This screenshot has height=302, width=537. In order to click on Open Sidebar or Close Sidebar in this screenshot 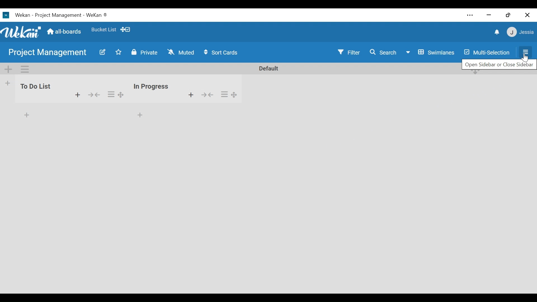, I will do `click(498, 65)`.